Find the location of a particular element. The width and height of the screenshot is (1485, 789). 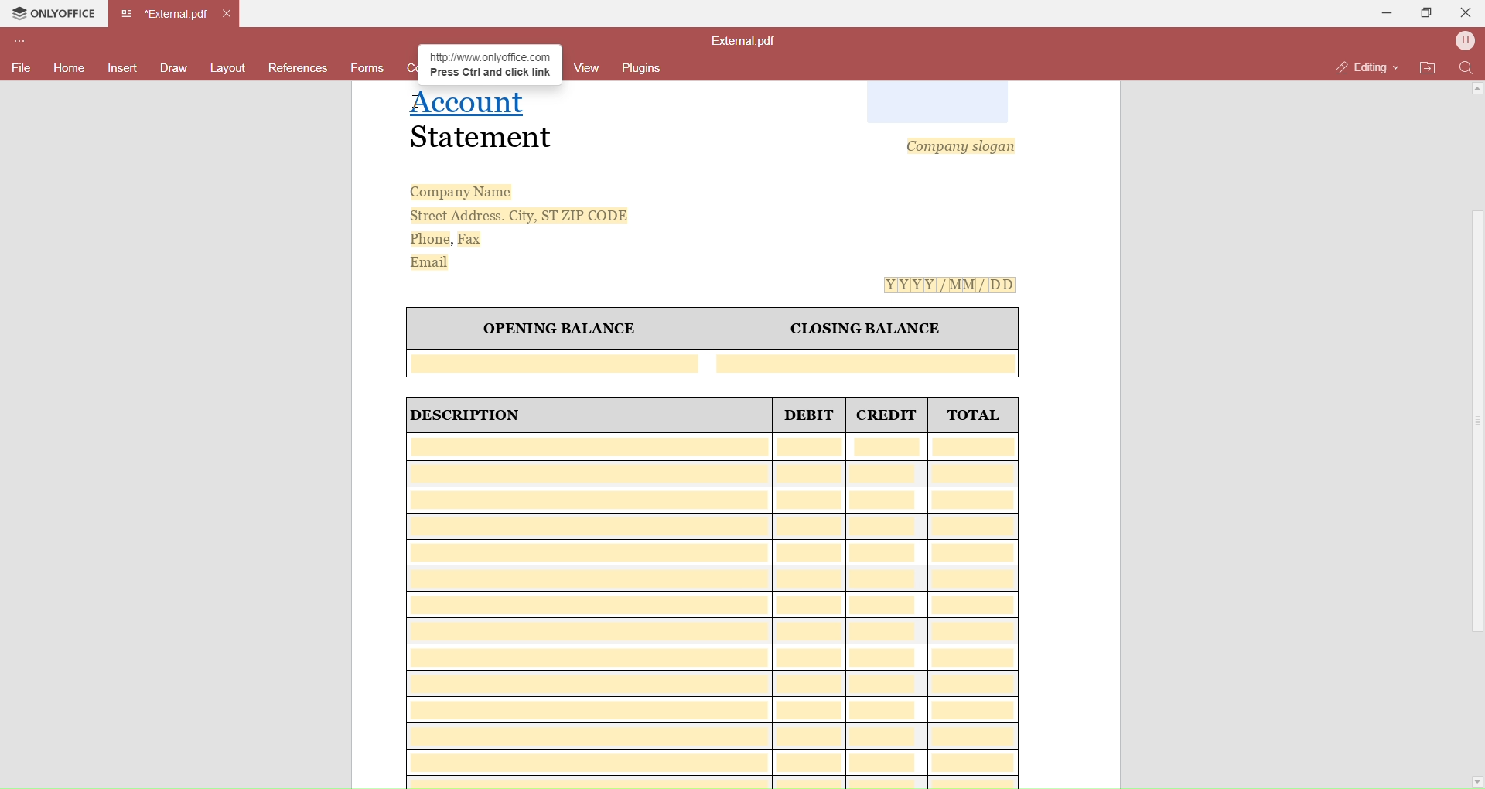

File name is located at coordinates (746, 41).